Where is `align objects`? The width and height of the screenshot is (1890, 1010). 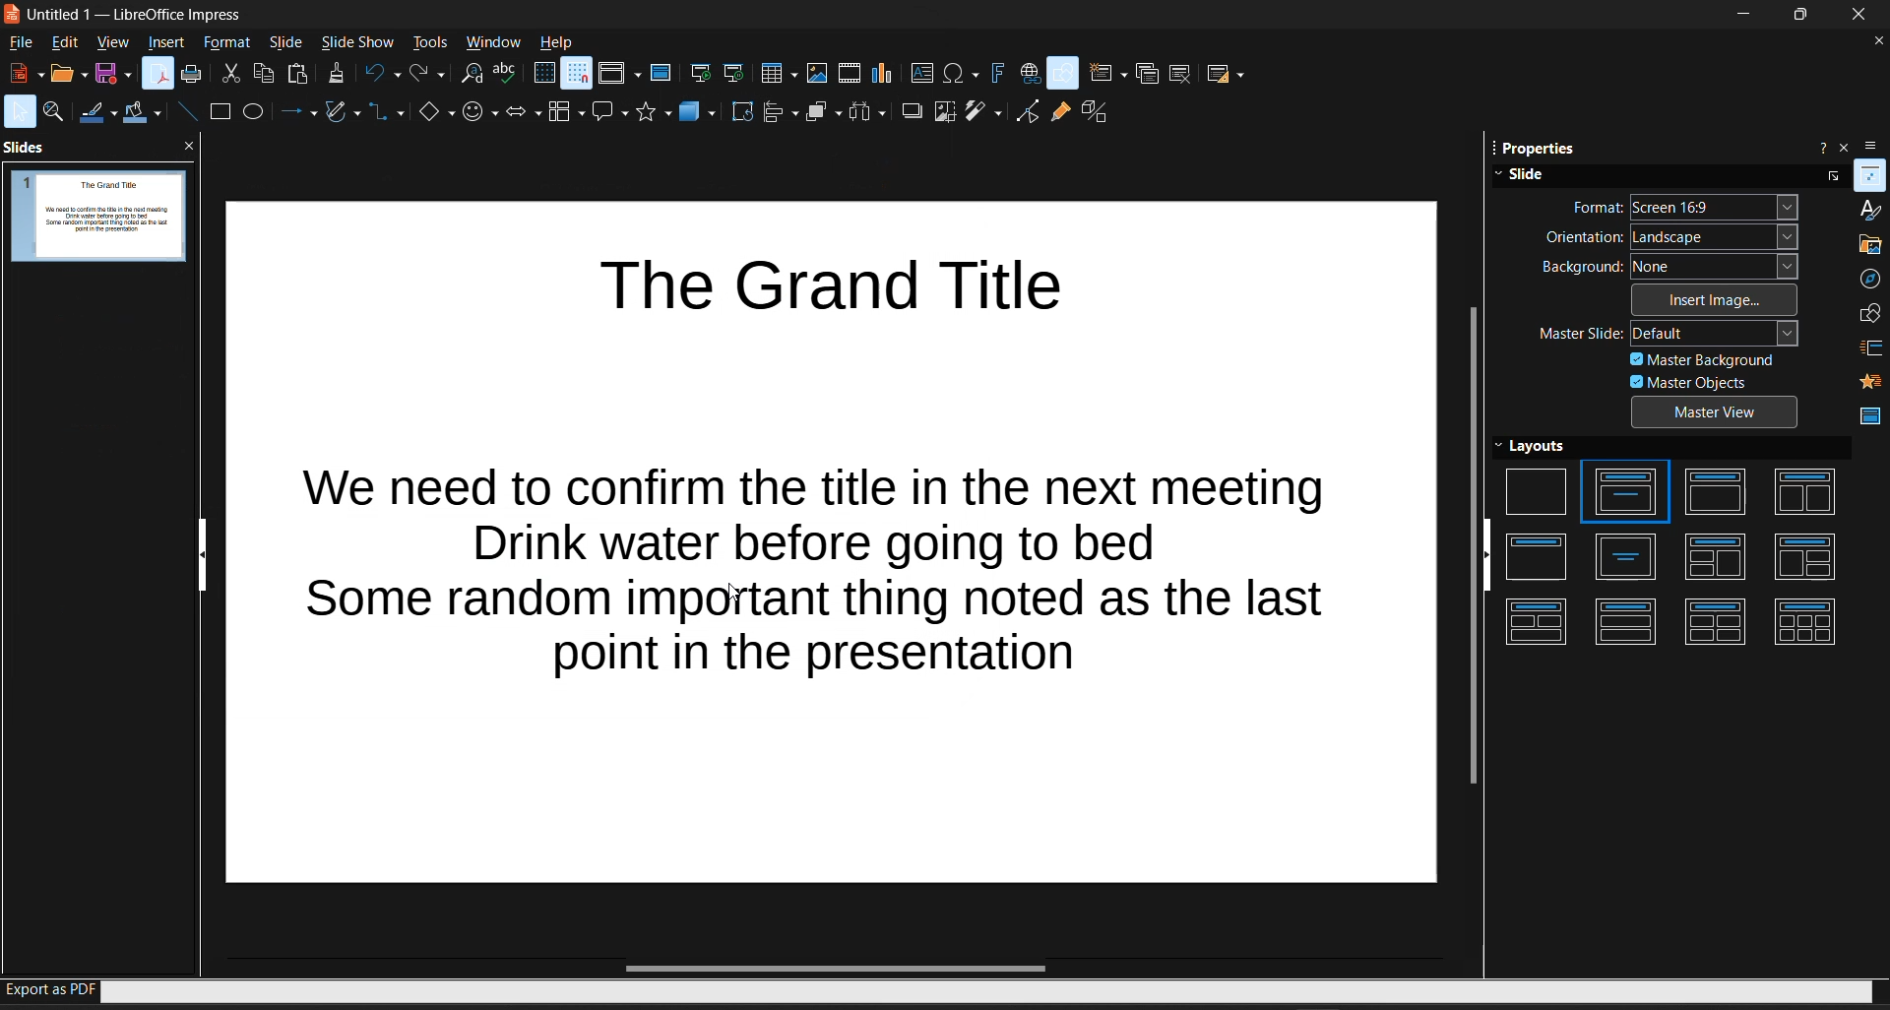
align objects is located at coordinates (783, 112).